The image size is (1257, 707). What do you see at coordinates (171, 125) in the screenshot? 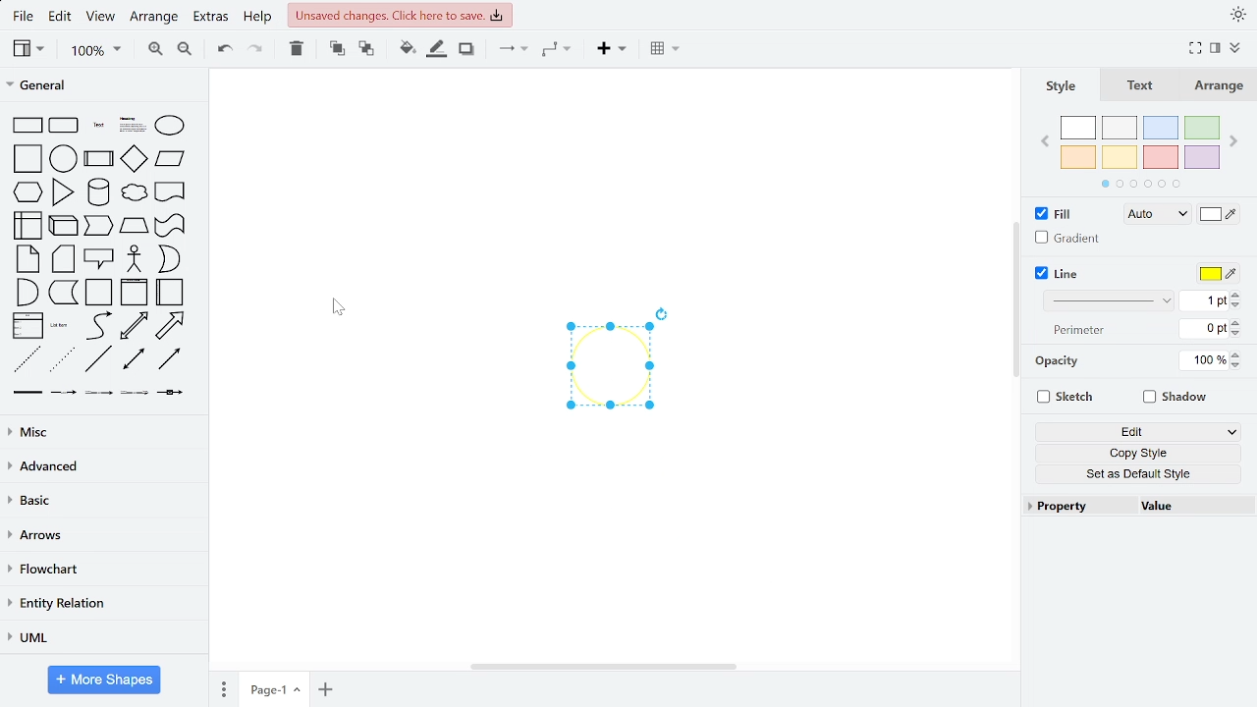
I see `ellipse` at bounding box center [171, 125].